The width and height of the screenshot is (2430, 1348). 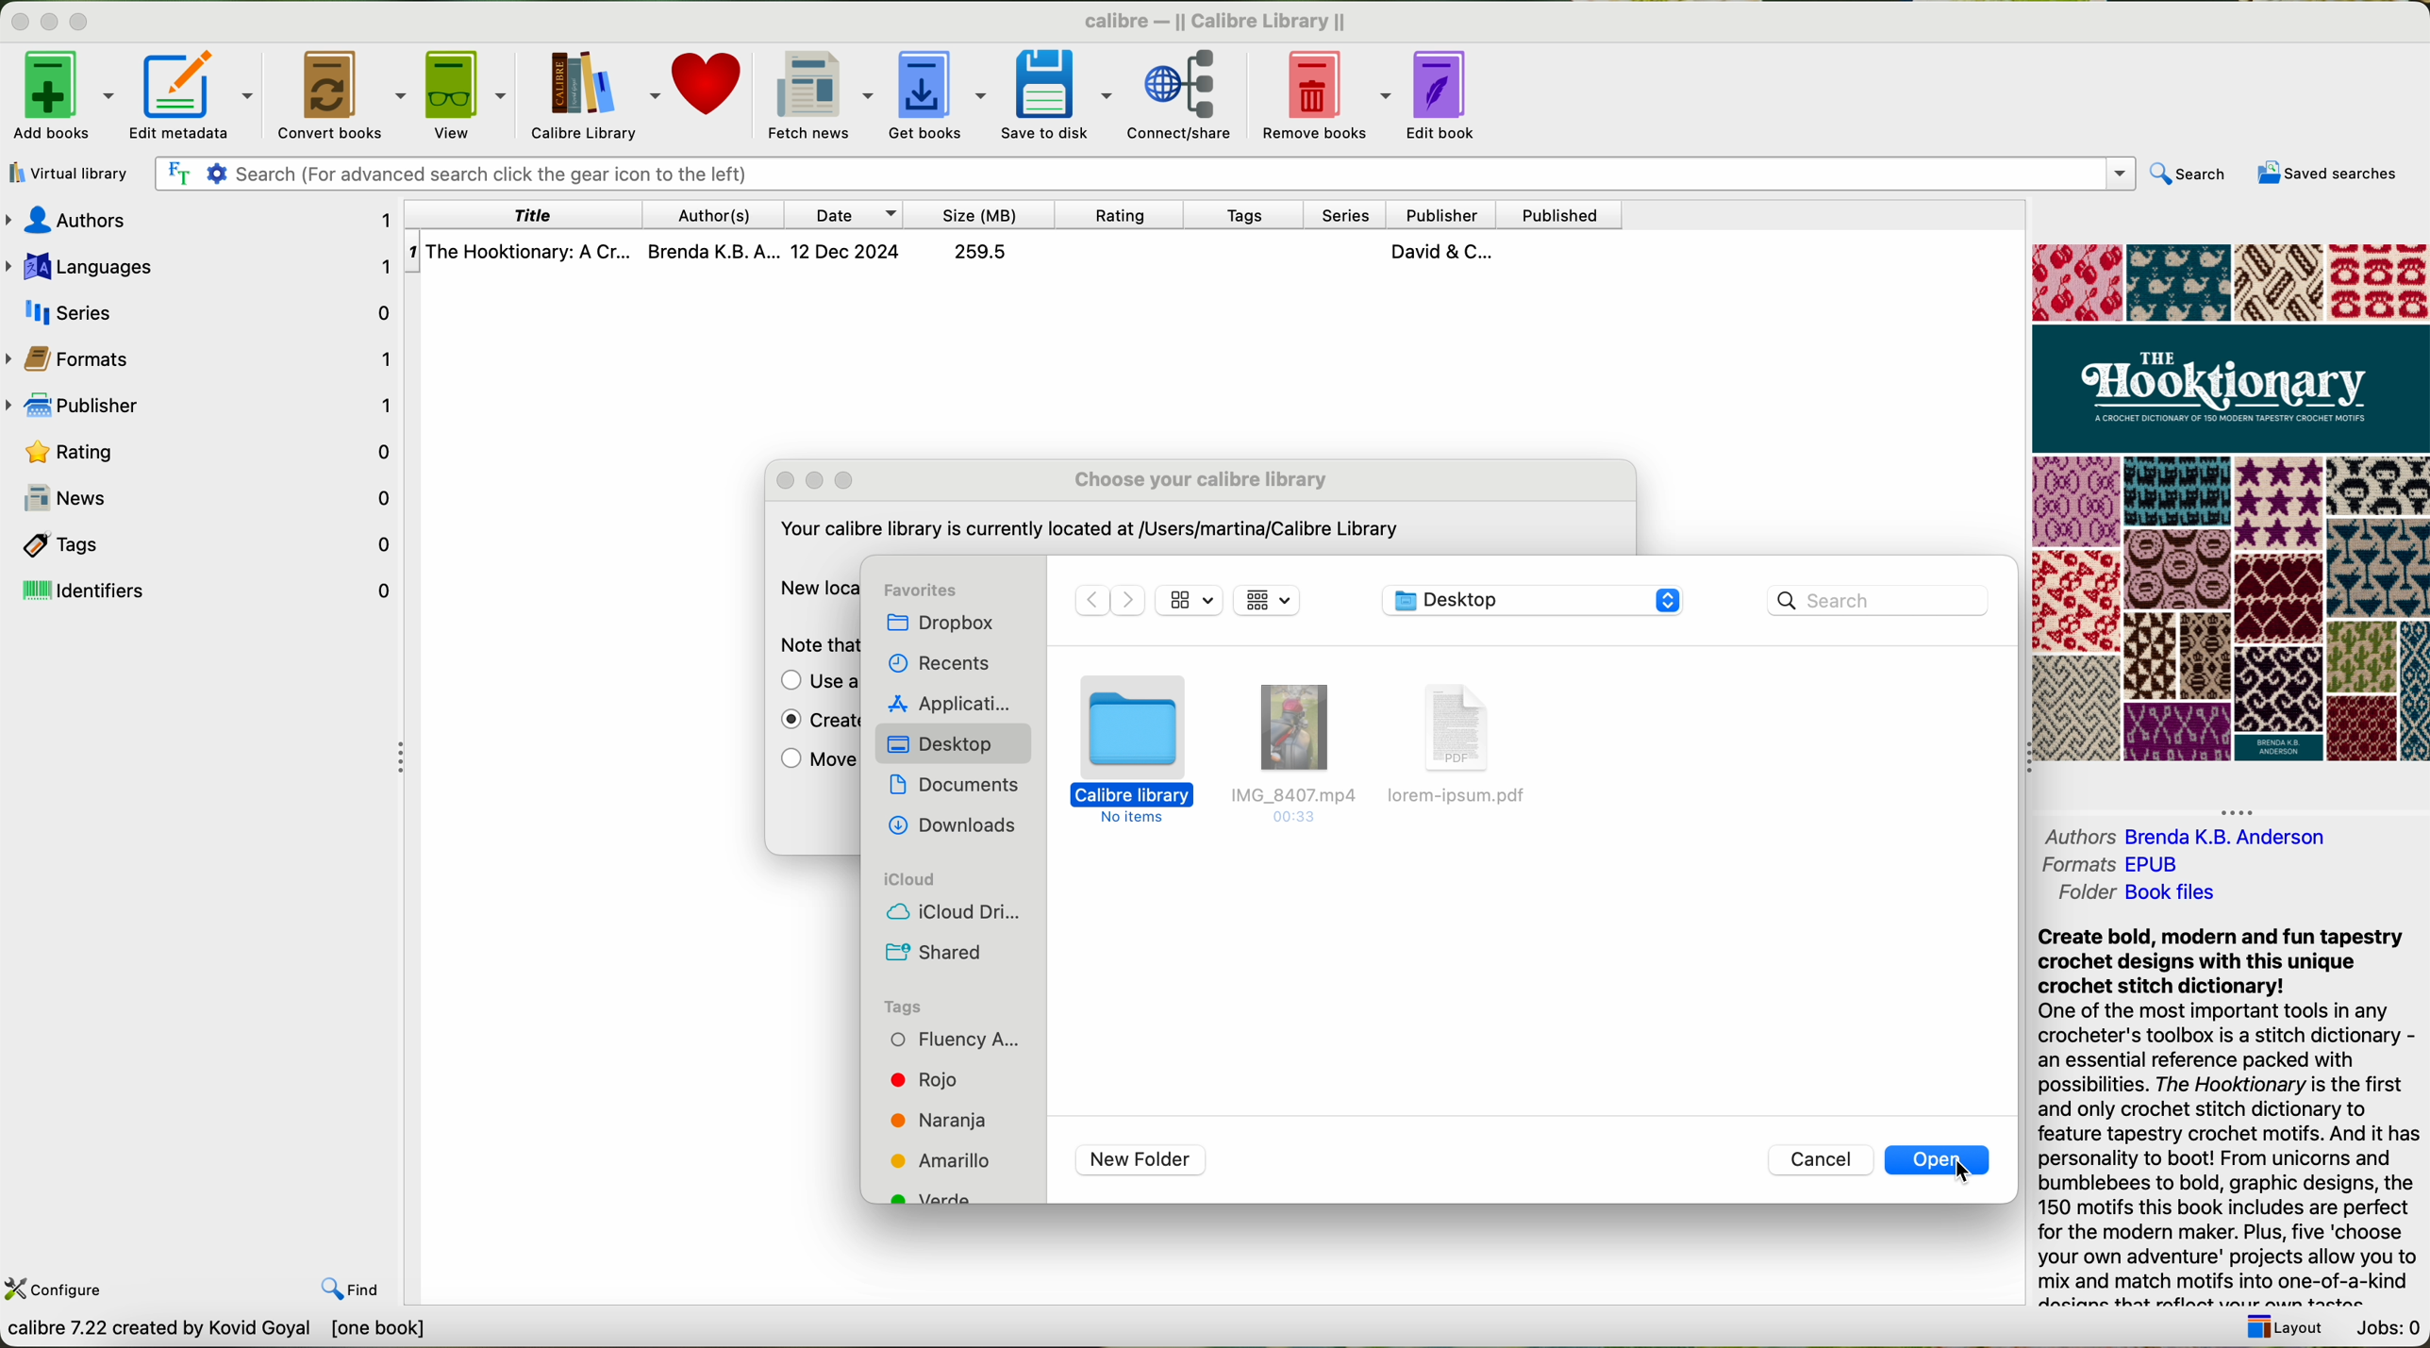 What do you see at coordinates (920, 590) in the screenshot?
I see `favorites` at bounding box center [920, 590].